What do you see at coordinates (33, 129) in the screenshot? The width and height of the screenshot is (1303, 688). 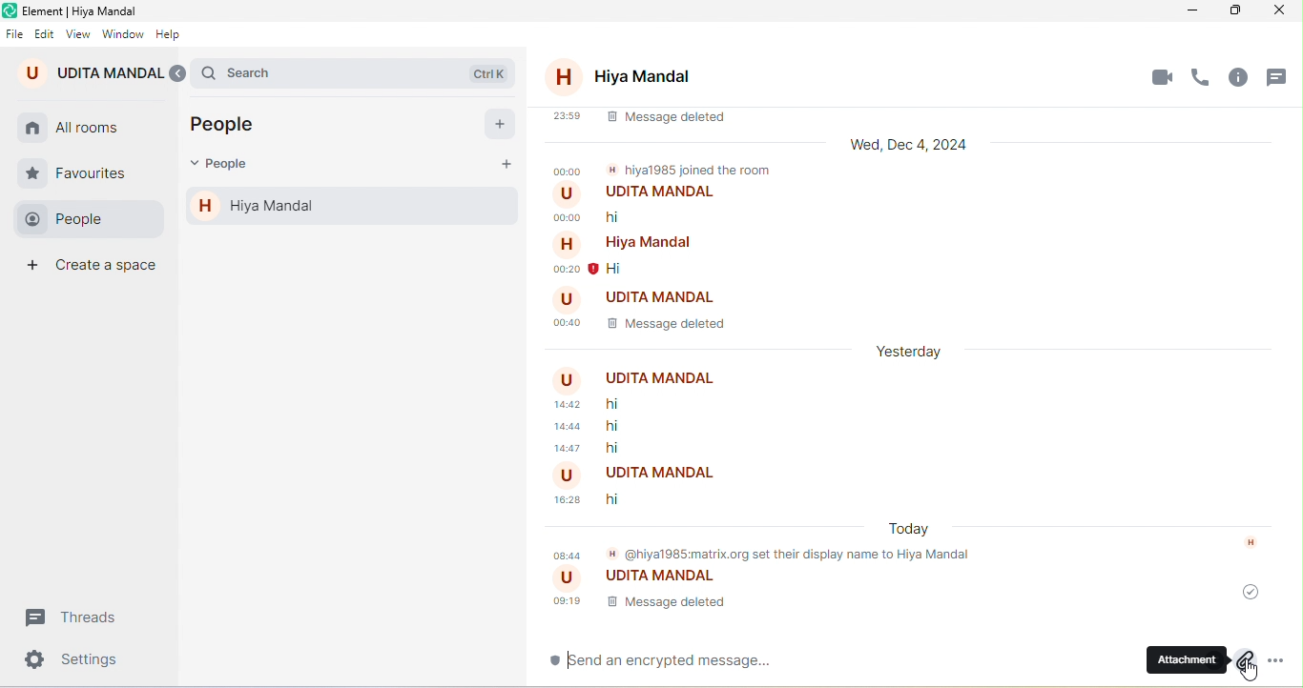 I see `home` at bounding box center [33, 129].